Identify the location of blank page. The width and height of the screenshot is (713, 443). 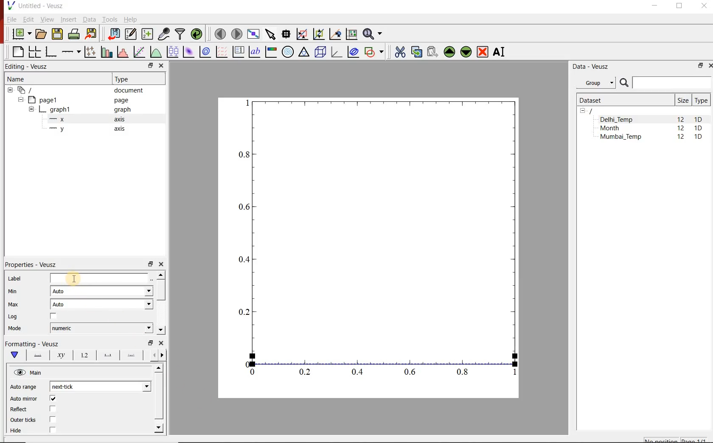
(16, 52).